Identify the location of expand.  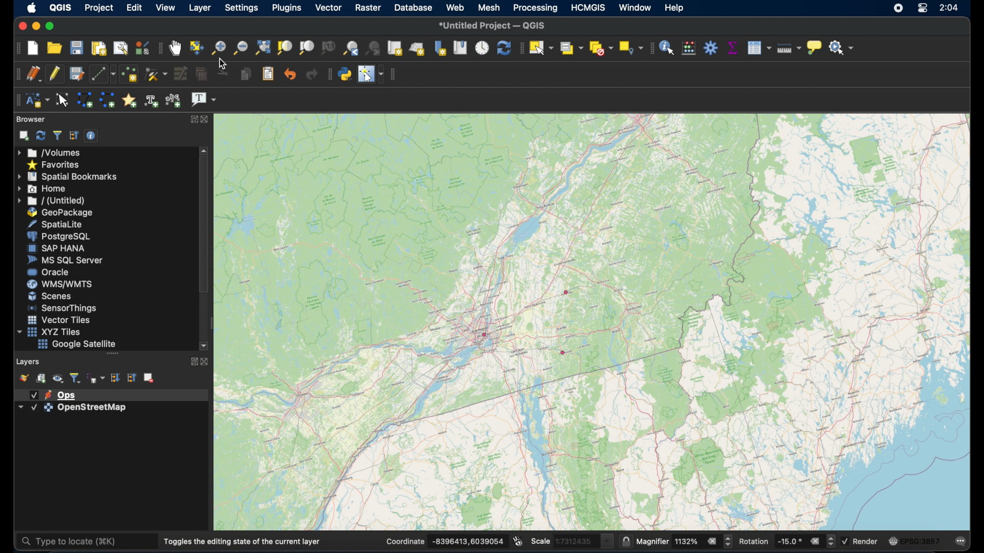
(192, 119).